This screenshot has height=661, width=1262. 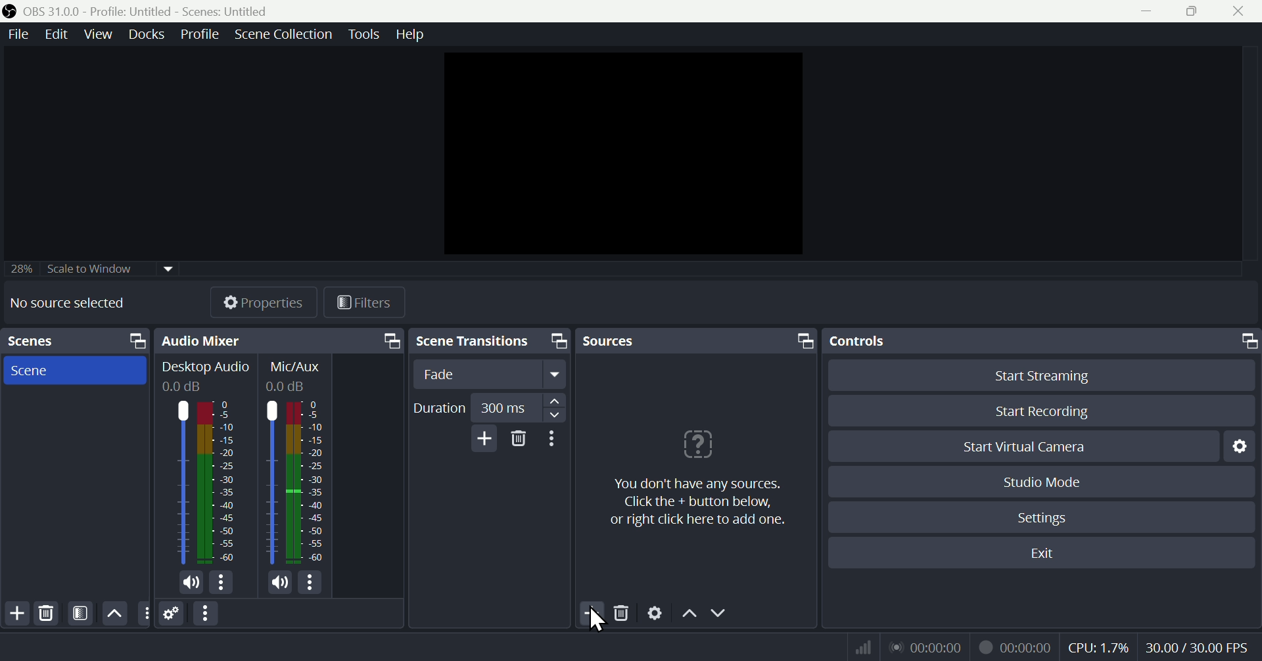 What do you see at coordinates (693, 474) in the screenshot?
I see `You don't have any sources. Click the + button below or right click here to add one` at bounding box center [693, 474].